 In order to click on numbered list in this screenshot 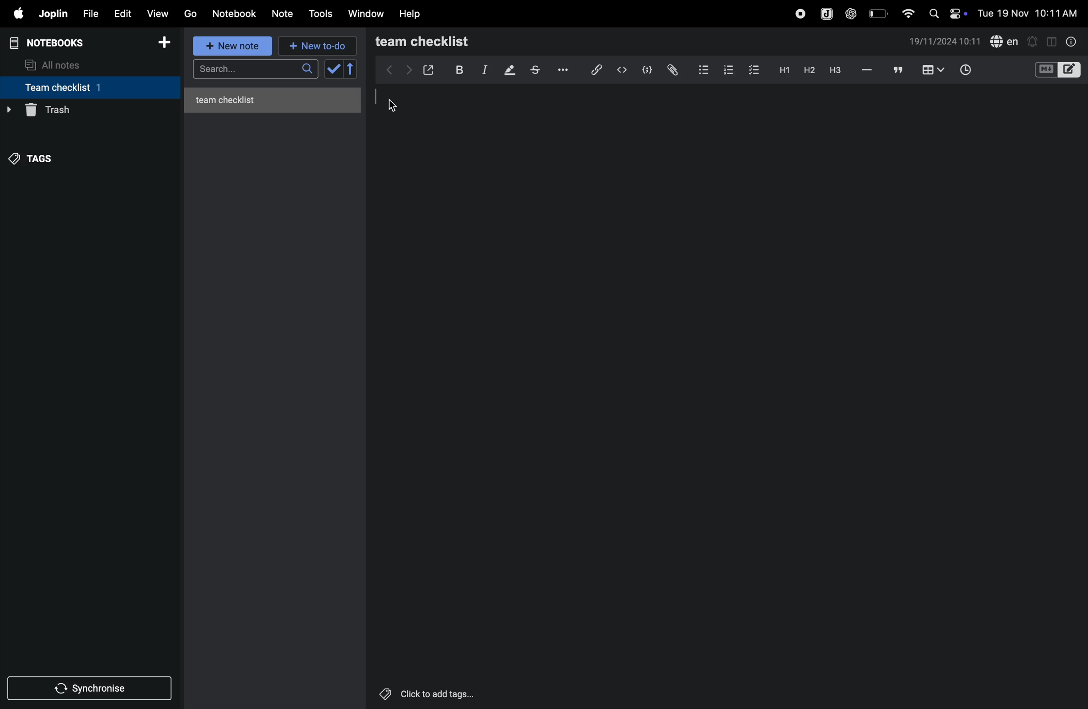, I will do `click(726, 69)`.